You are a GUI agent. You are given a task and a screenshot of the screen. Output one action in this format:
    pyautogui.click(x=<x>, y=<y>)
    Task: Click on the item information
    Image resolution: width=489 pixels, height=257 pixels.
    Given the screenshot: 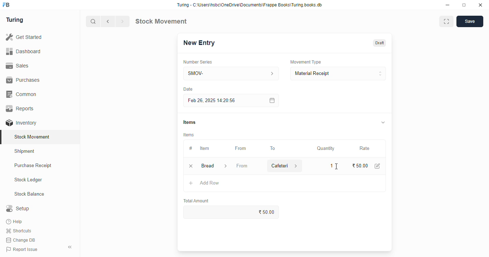 What is the action you would take?
    pyautogui.click(x=226, y=166)
    